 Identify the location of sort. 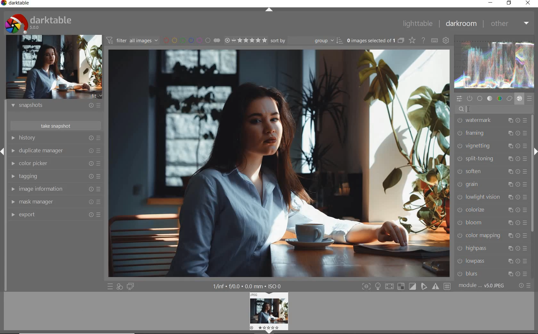
(306, 41).